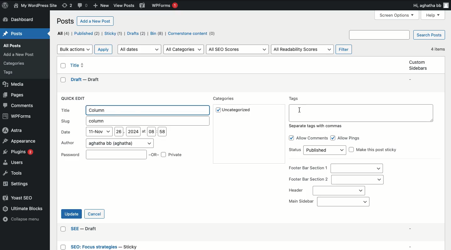 This screenshot has height=250, width=451. Describe the element at coordinates (124, 6) in the screenshot. I see `` at that location.